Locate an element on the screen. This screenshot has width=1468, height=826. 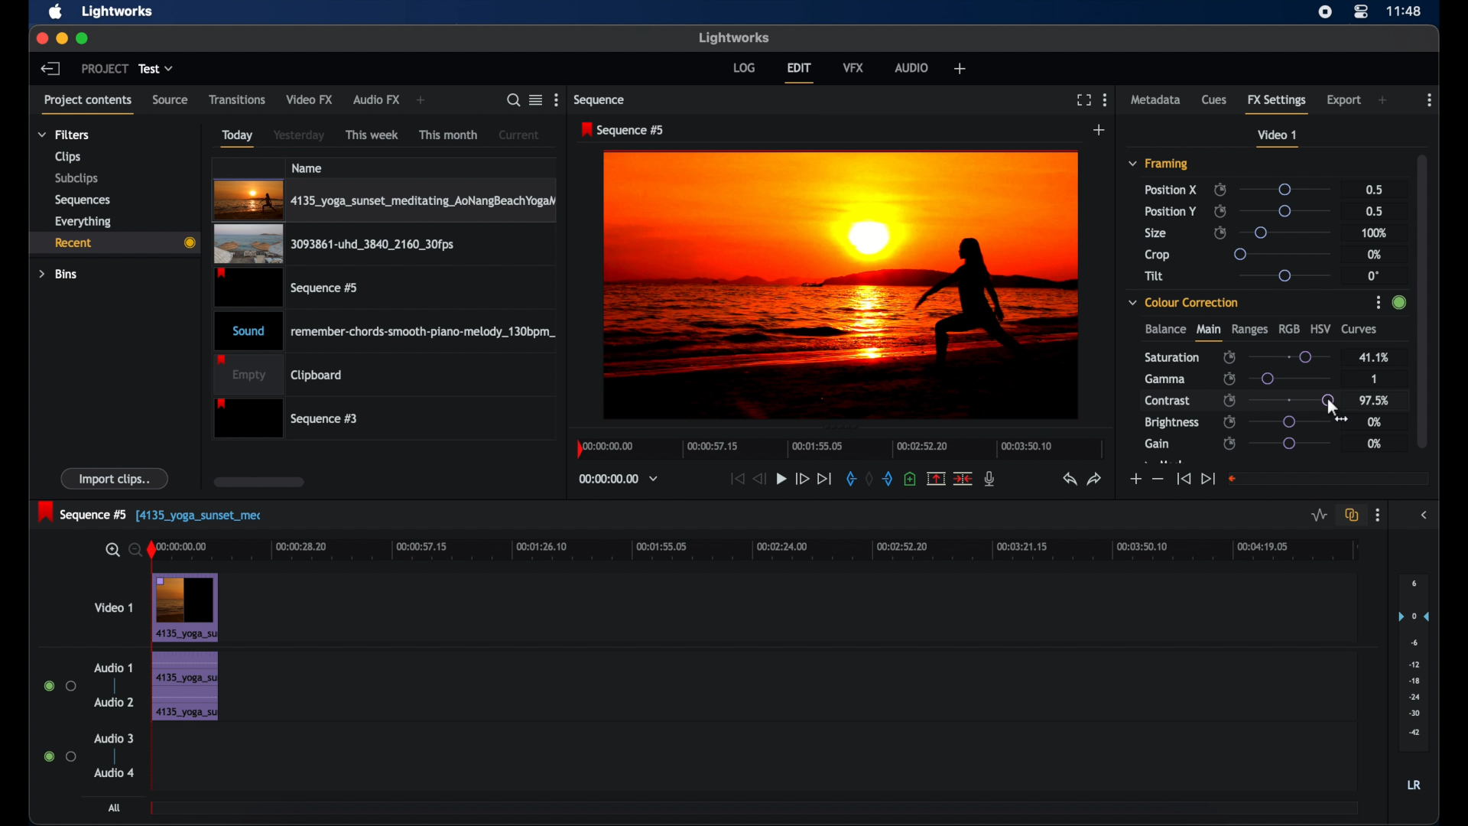
toggle list or tile view is located at coordinates (536, 99).